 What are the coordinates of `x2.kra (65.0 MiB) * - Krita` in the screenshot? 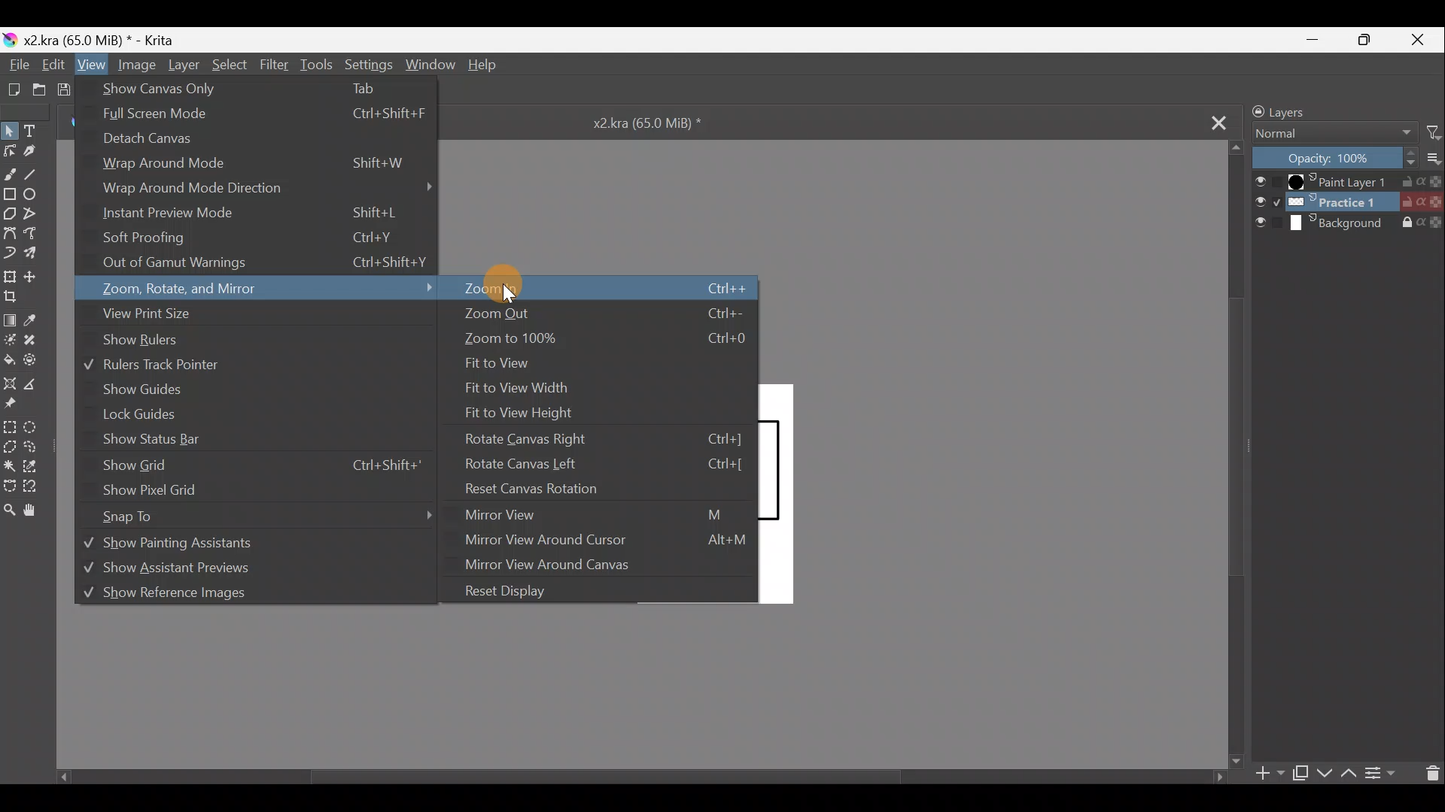 It's located at (103, 39).